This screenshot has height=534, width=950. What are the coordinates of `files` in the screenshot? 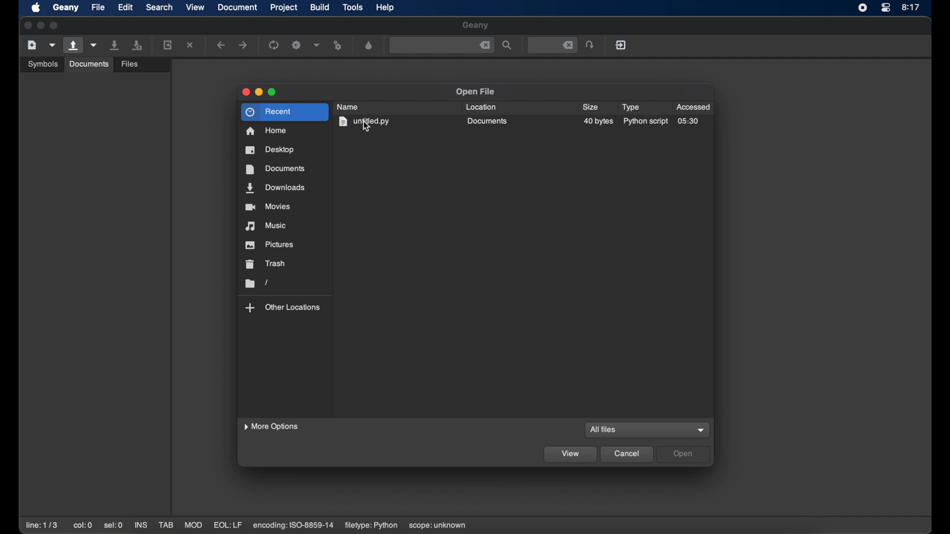 It's located at (130, 65).